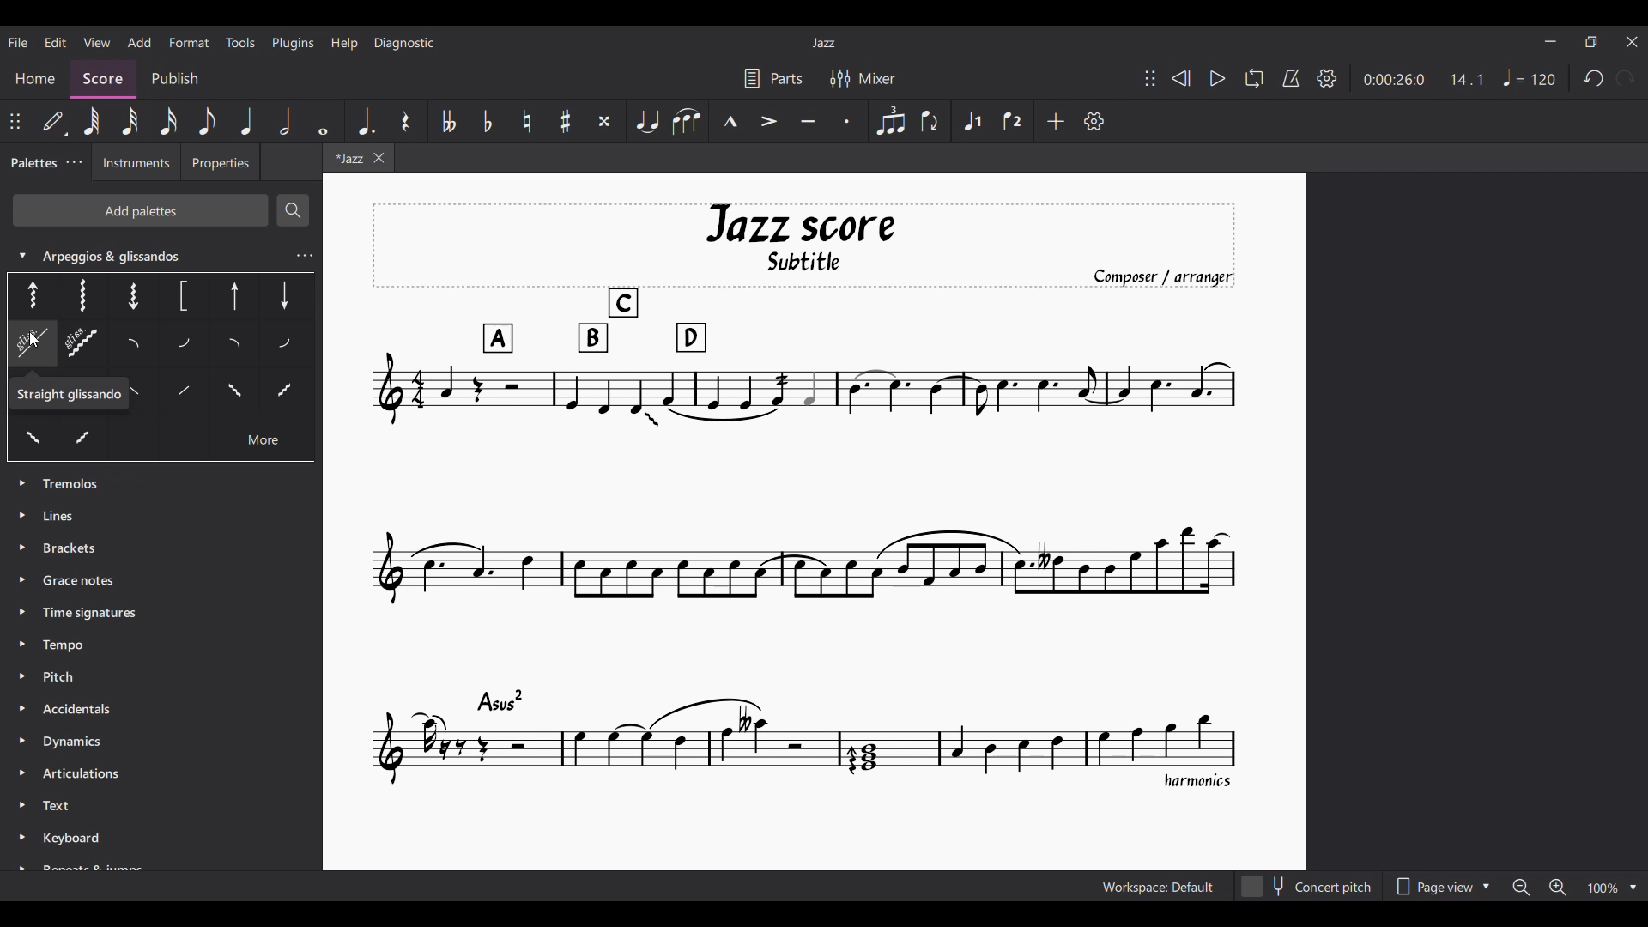 The image size is (1648, 927). Describe the element at coordinates (1056, 121) in the screenshot. I see `Add` at that location.